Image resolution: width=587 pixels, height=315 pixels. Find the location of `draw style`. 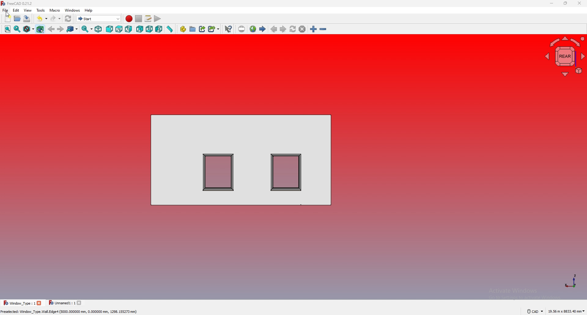

draw style is located at coordinates (29, 29).